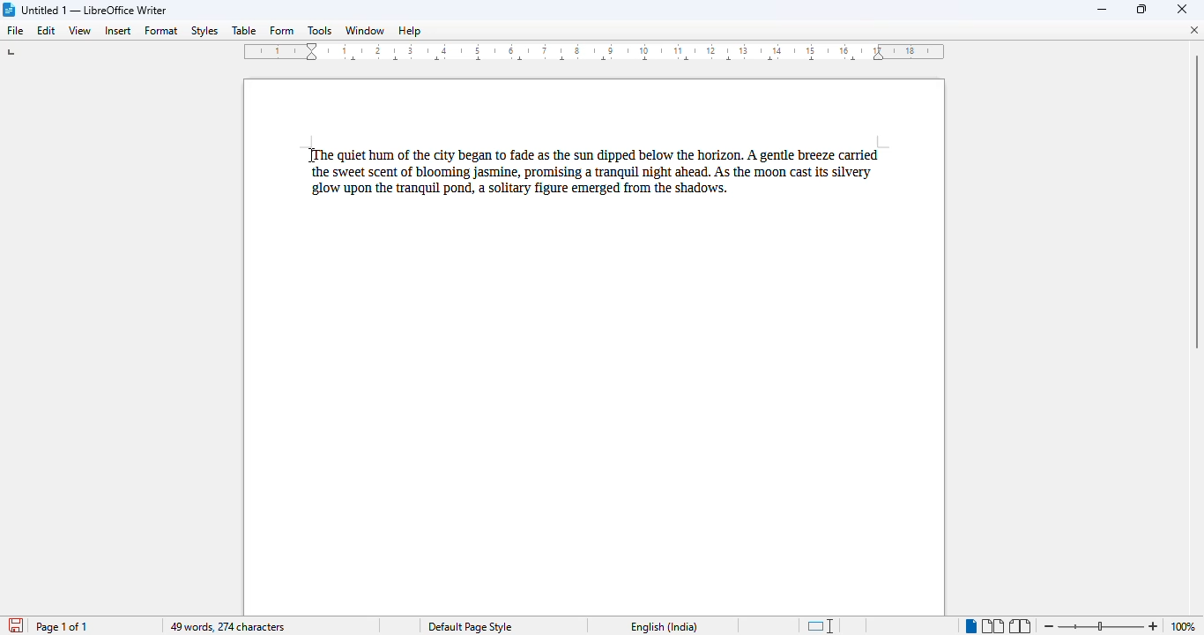  I want to click on 49 words, 274 characters, so click(227, 627).